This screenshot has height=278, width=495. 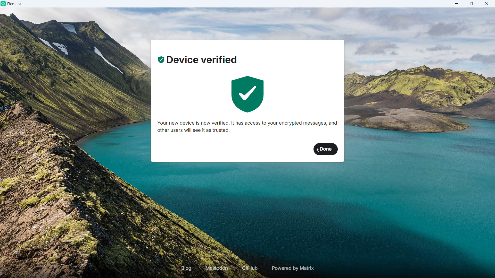 I want to click on maximize, so click(x=472, y=4).